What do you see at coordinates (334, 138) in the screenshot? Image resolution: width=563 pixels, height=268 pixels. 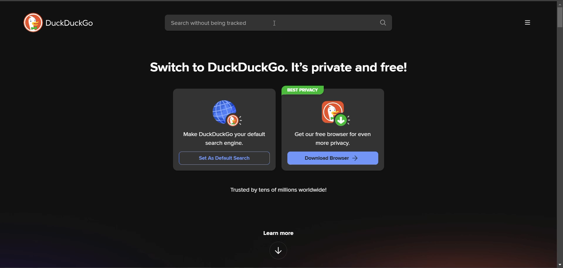 I see `Get our free browser for even more privacy.` at bounding box center [334, 138].